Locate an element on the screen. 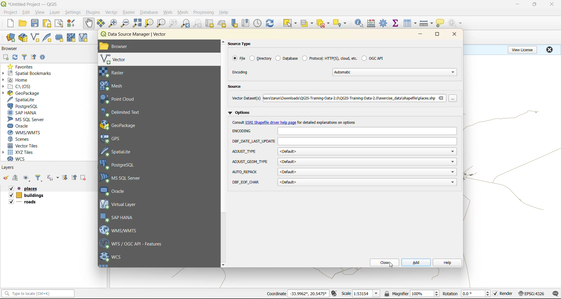  spatial lite is located at coordinates (121, 151).